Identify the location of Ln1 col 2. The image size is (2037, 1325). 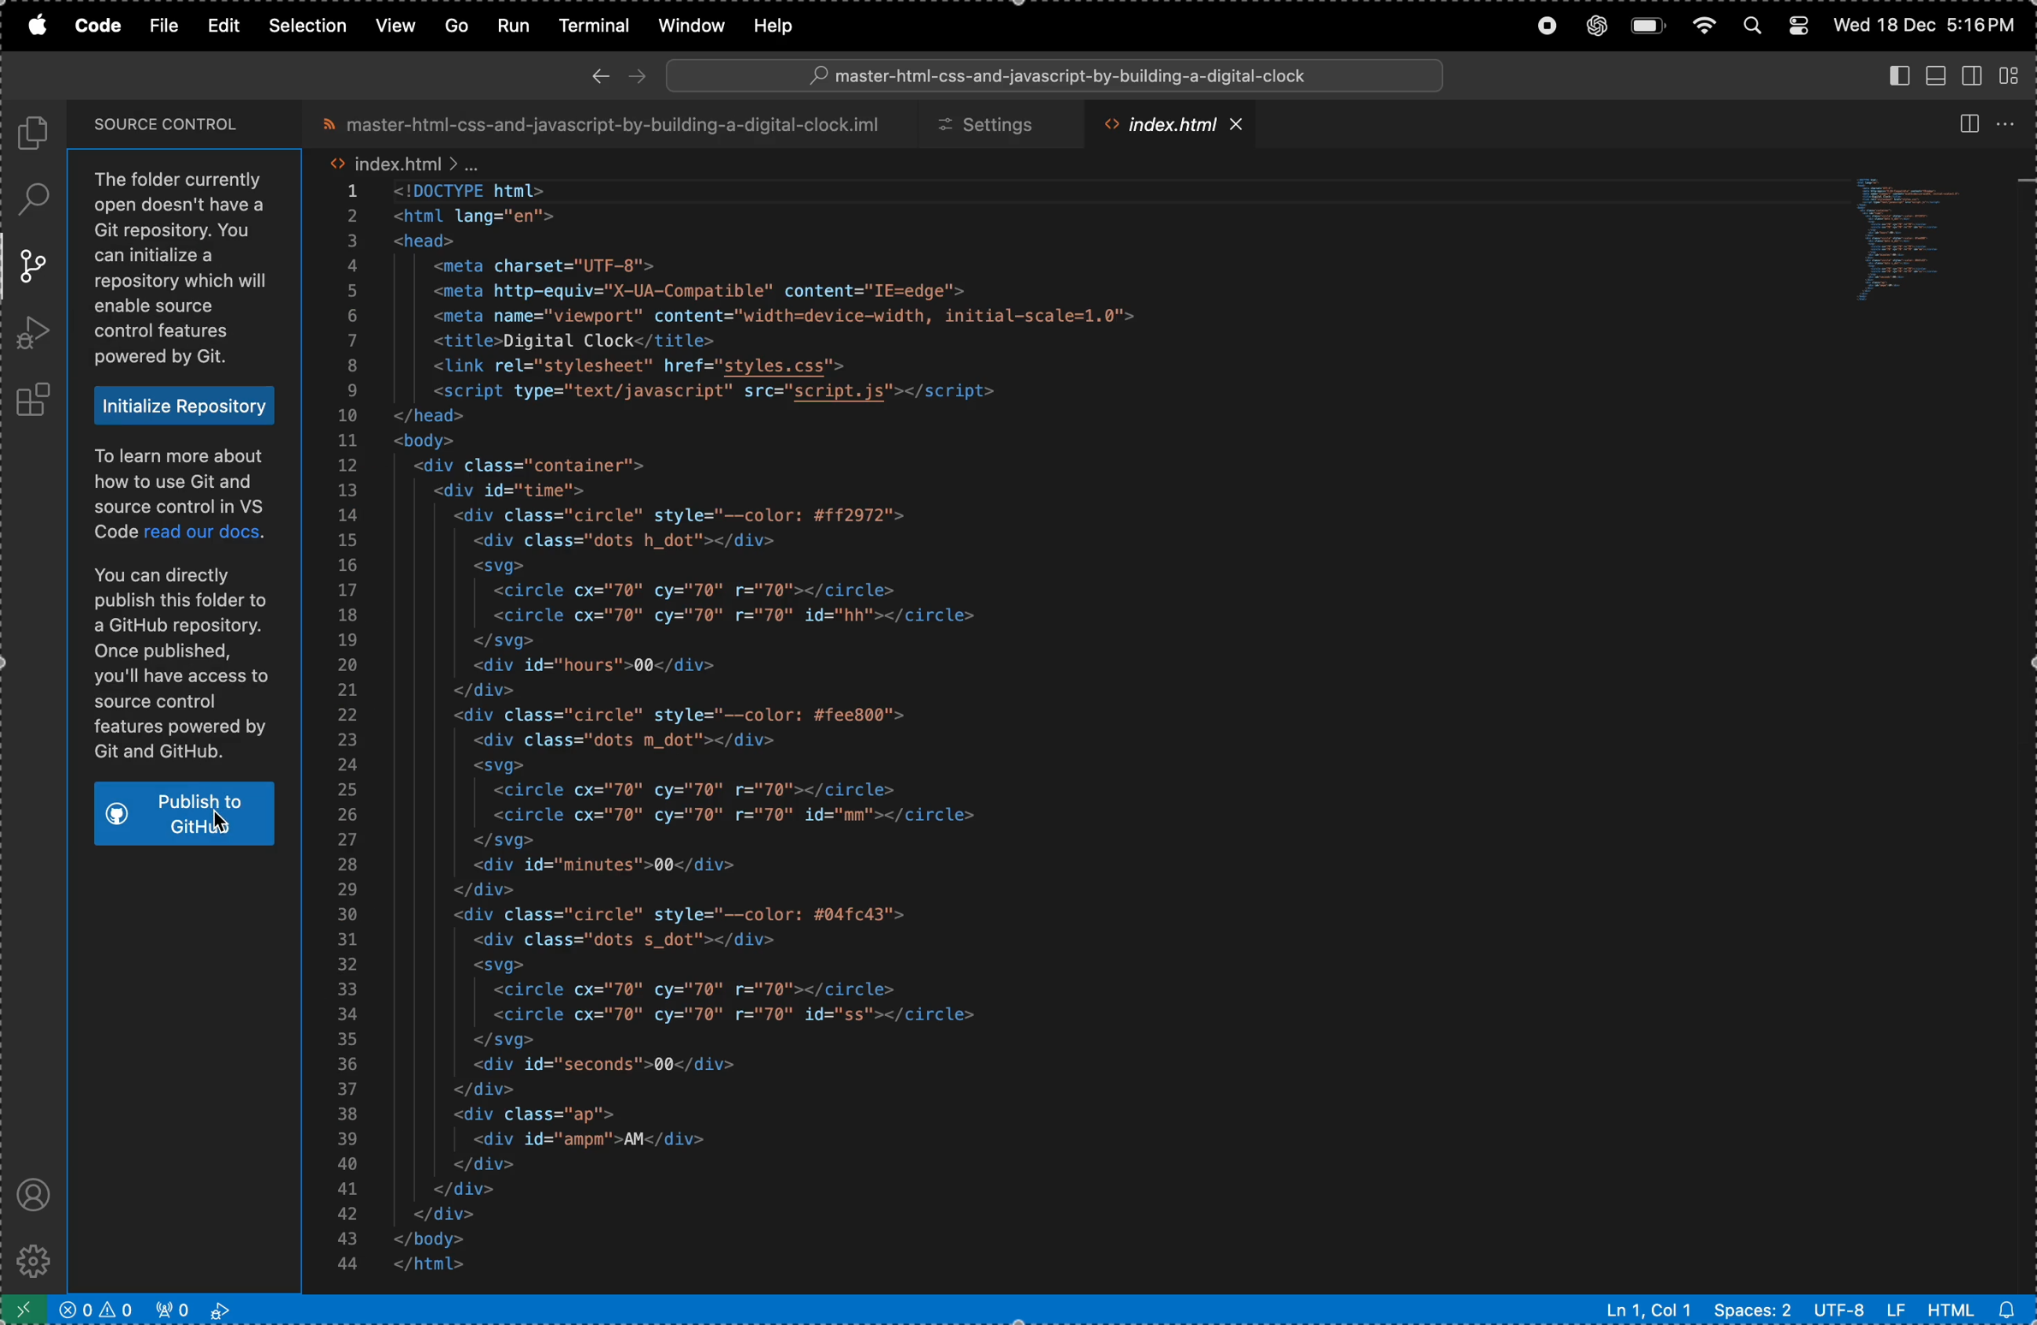
(1648, 1310).